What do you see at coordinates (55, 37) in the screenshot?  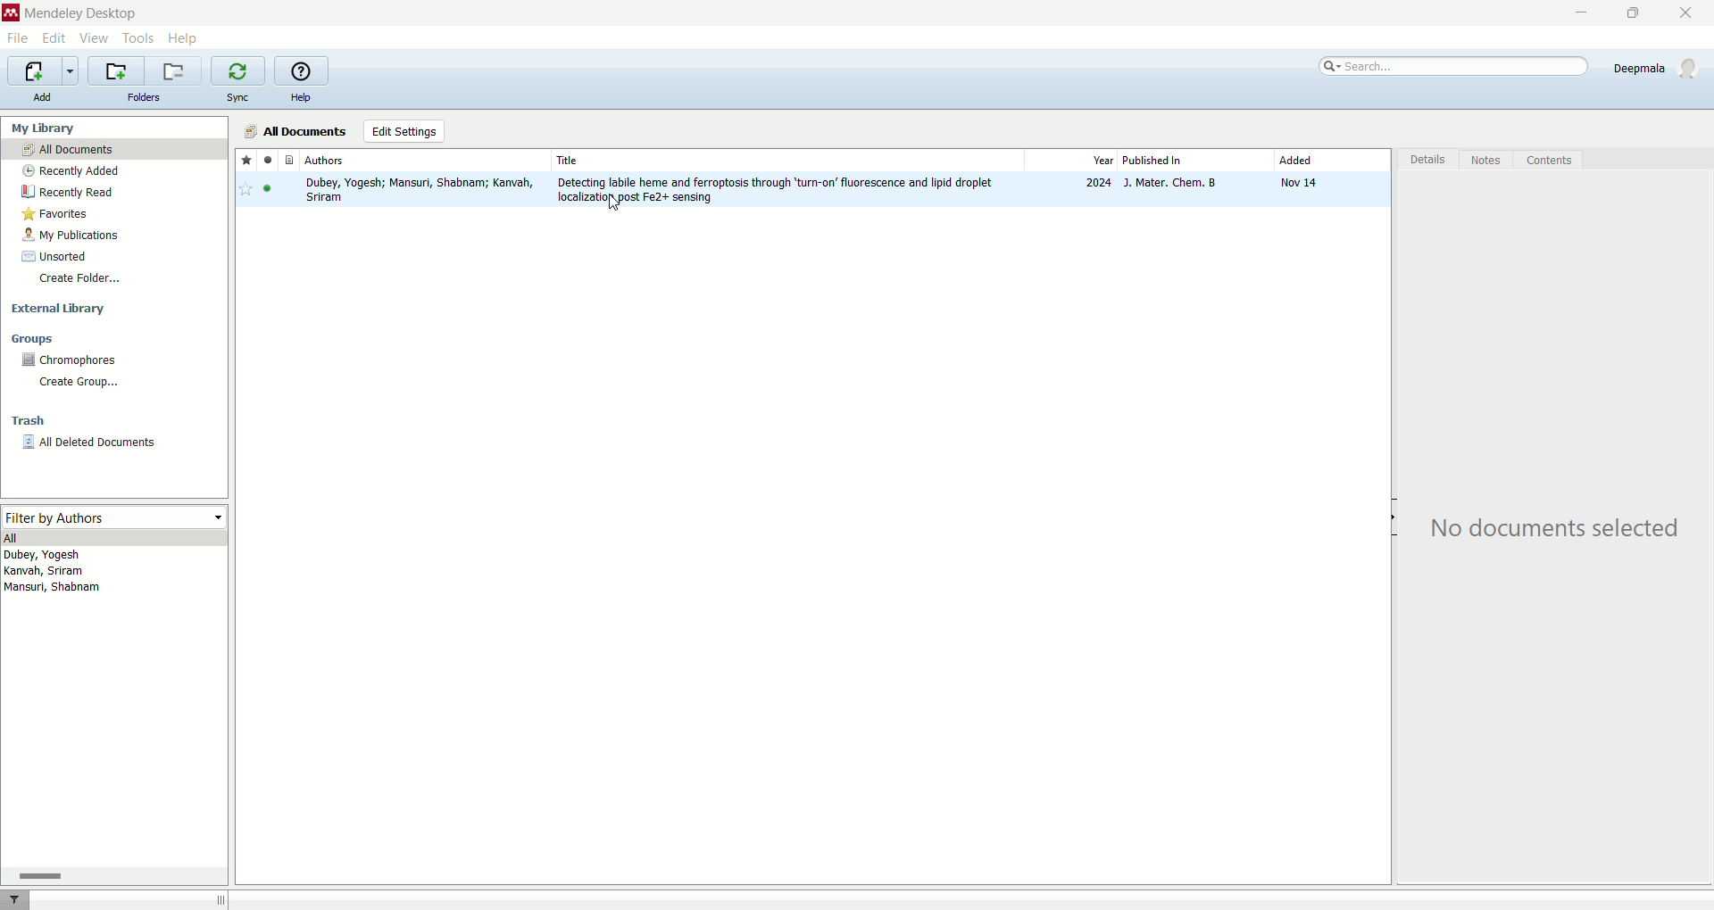 I see `edit` at bounding box center [55, 37].